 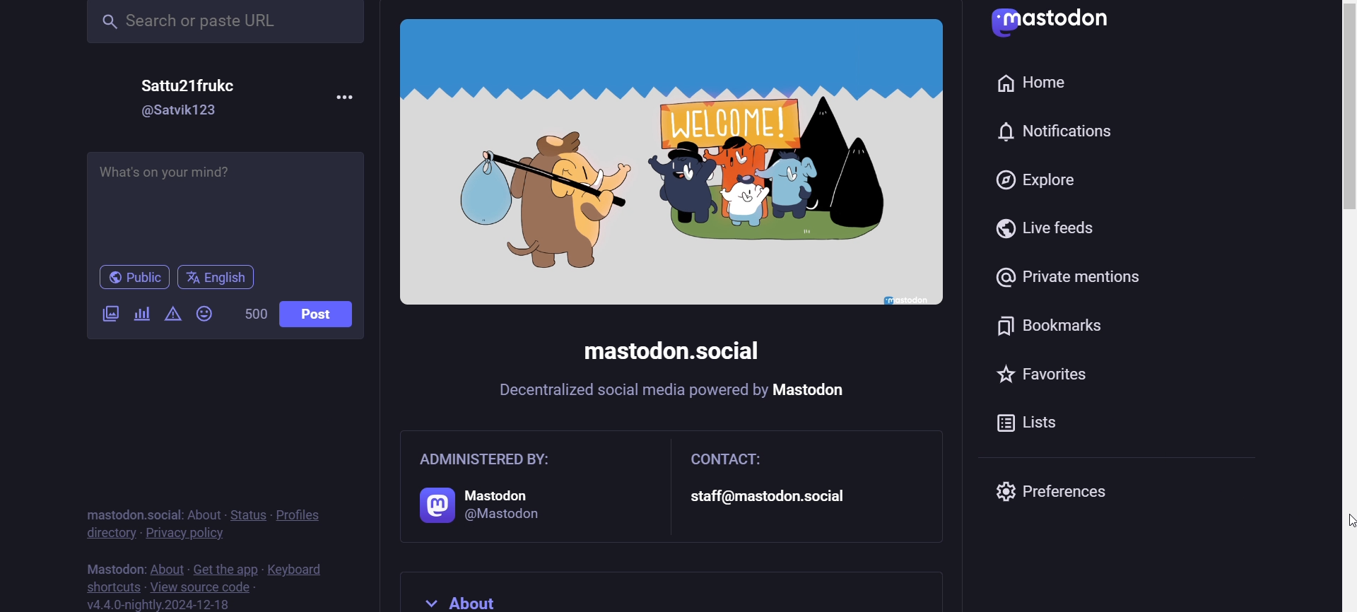 I want to click on english, so click(x=216, y=277).